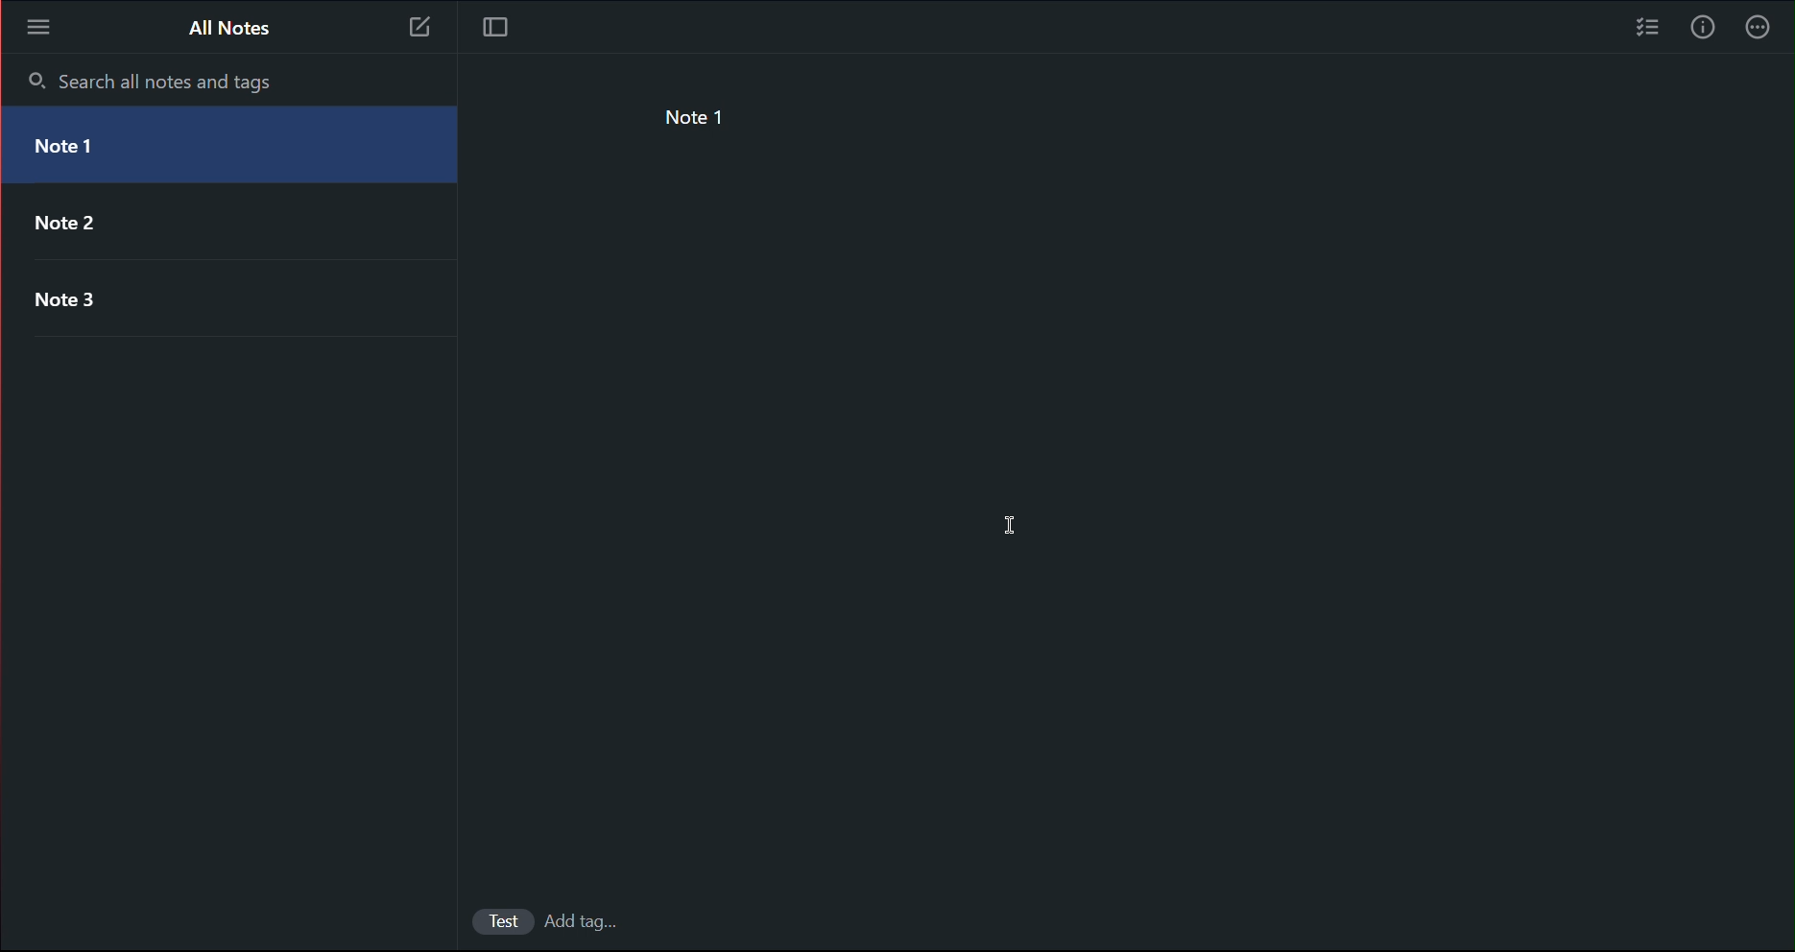 The height and width of the screenshot is (952, 1795). What do you see at coordinates (495, 920) in the screenshot?
I see `Test` at bounding box center [495, 920].